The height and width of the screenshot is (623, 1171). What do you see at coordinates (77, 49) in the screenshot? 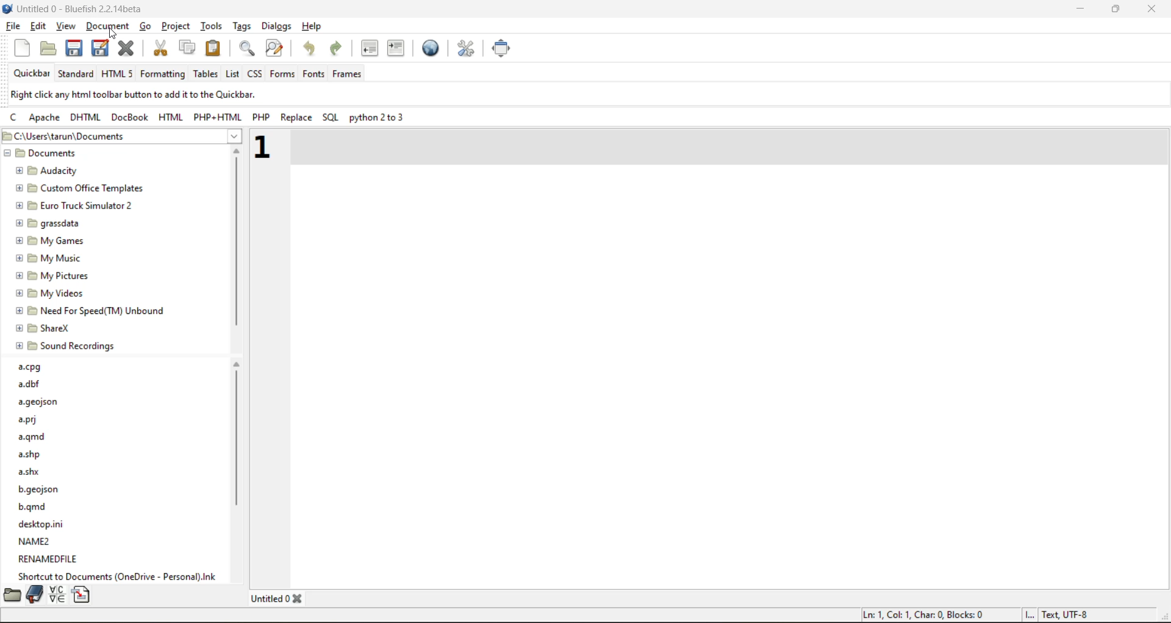
I see `save` at bounding box center [77, 49].